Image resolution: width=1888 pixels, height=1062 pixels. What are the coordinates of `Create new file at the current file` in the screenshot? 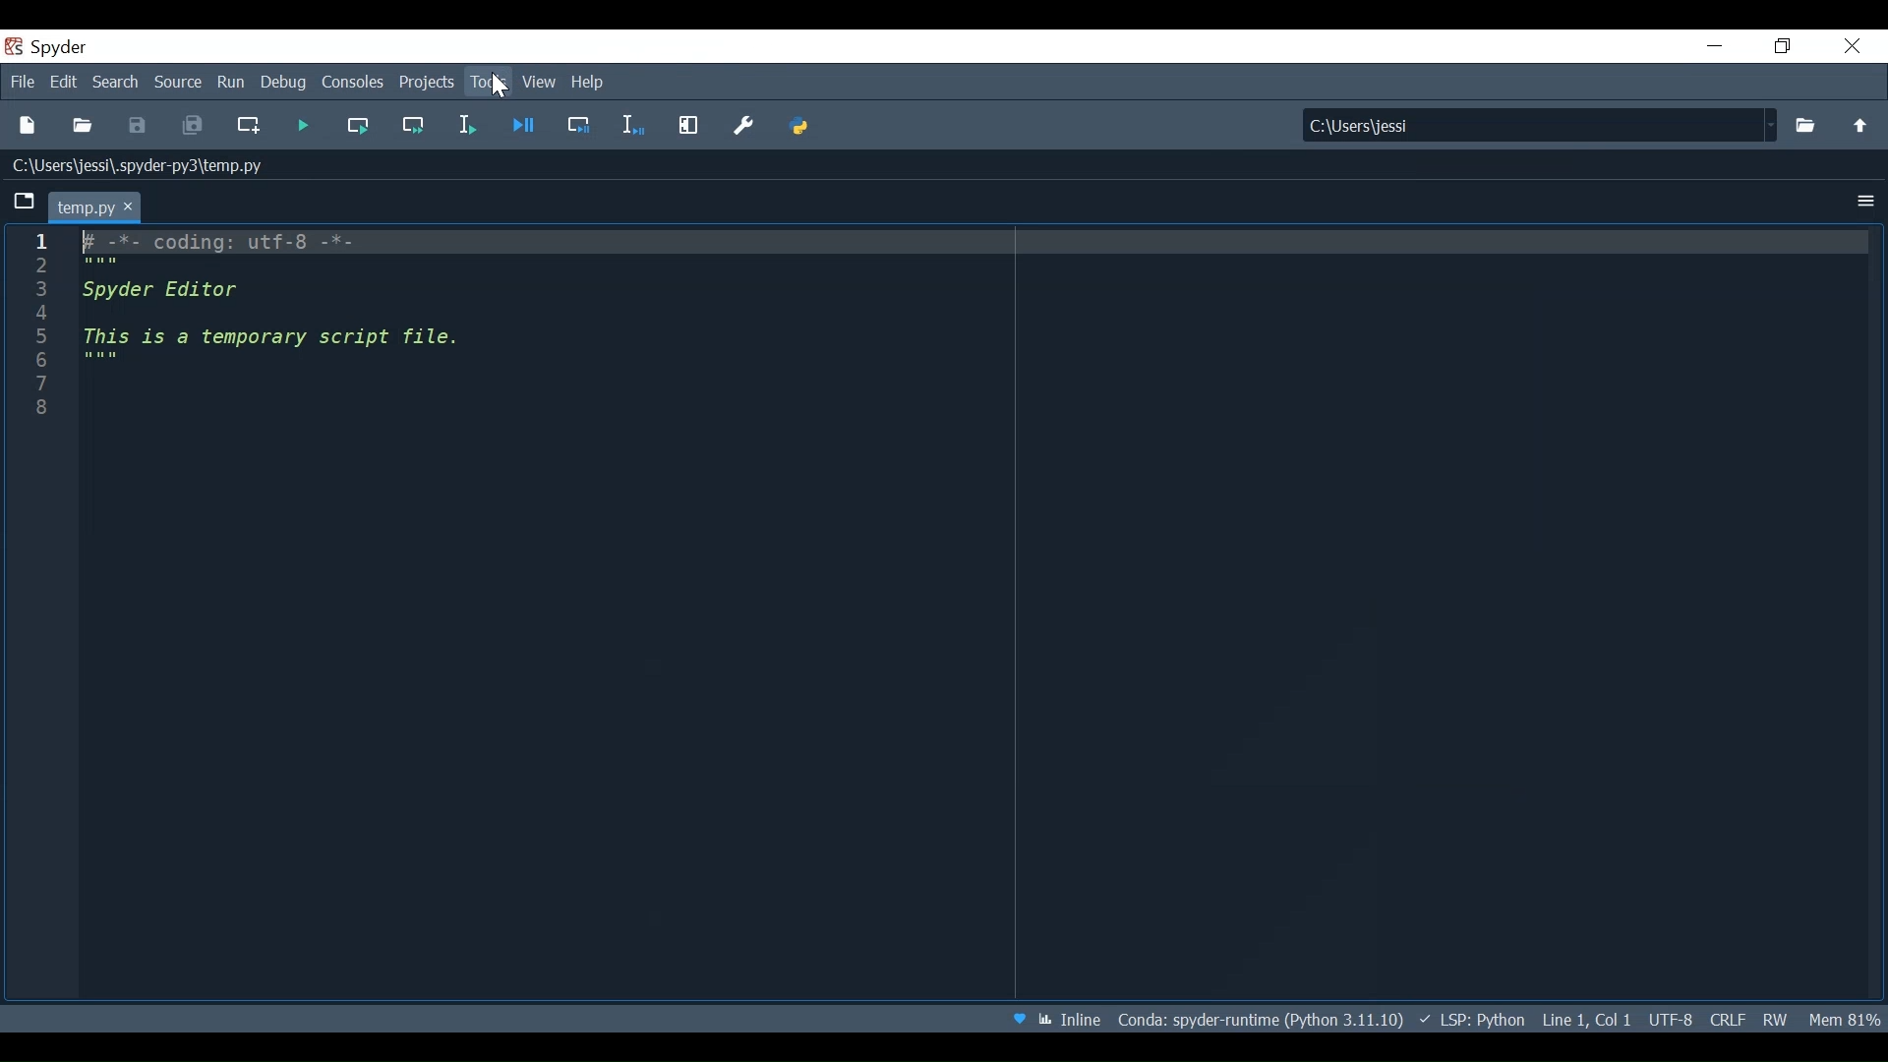 It's located at (249, 126).